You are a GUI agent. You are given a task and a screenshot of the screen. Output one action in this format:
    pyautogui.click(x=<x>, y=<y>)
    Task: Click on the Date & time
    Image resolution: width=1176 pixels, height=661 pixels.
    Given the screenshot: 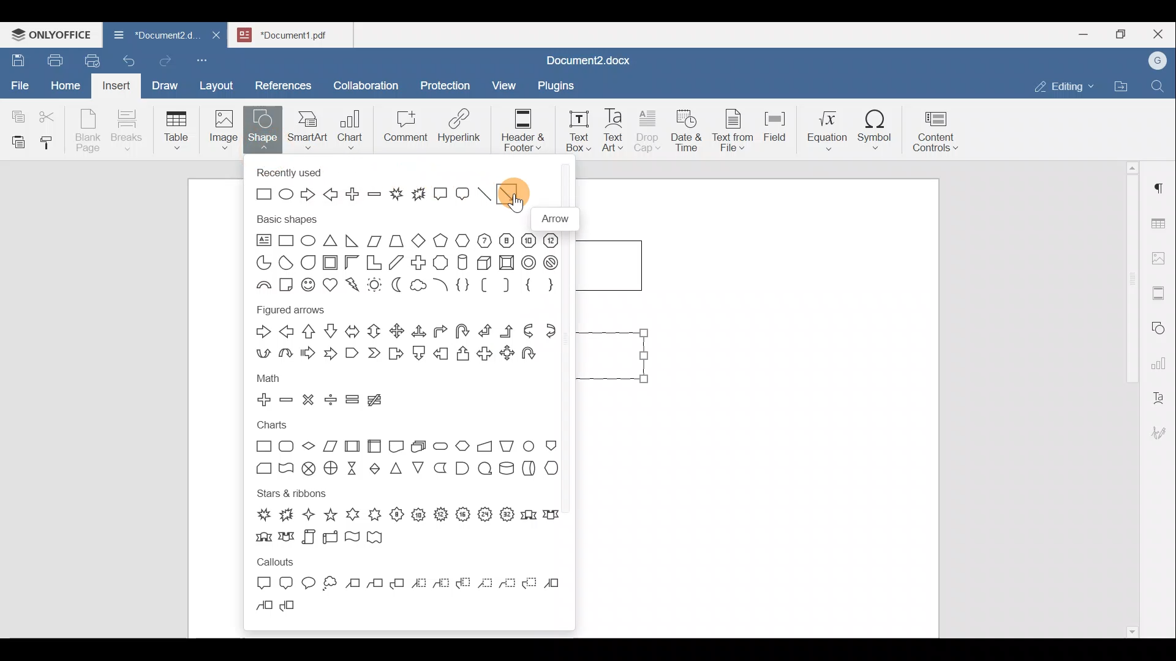 What is the action you would take?
    pyautogui.click(x=687, y=129)
    